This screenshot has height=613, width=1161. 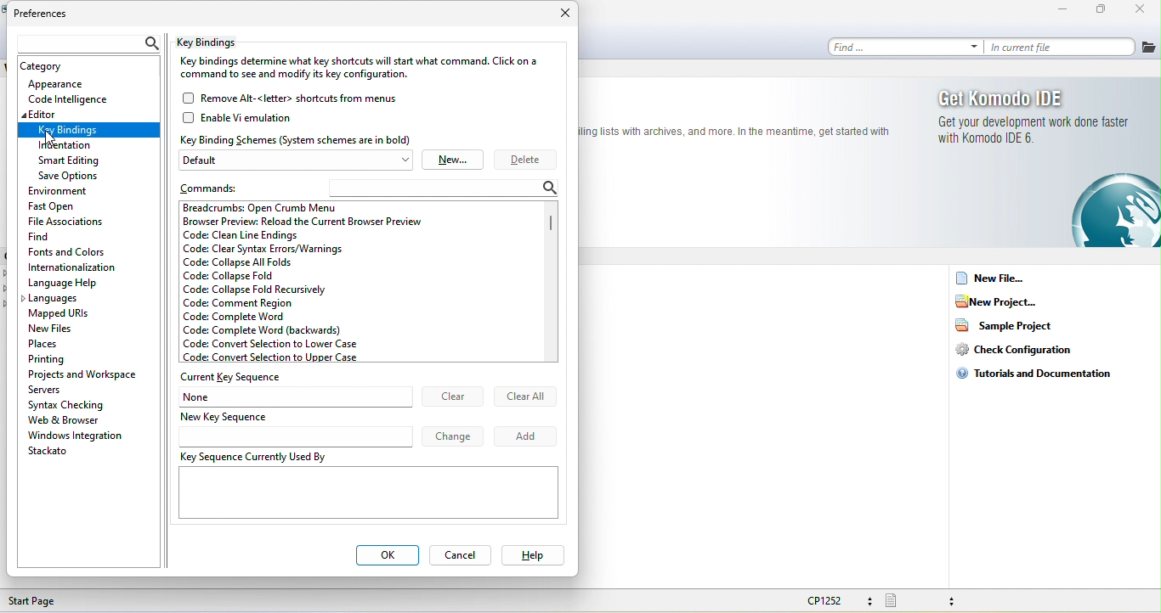 What do you see at coordinates (268, 329) in the screenshot?
I see `code complete word` at bounding box center [268, 329].